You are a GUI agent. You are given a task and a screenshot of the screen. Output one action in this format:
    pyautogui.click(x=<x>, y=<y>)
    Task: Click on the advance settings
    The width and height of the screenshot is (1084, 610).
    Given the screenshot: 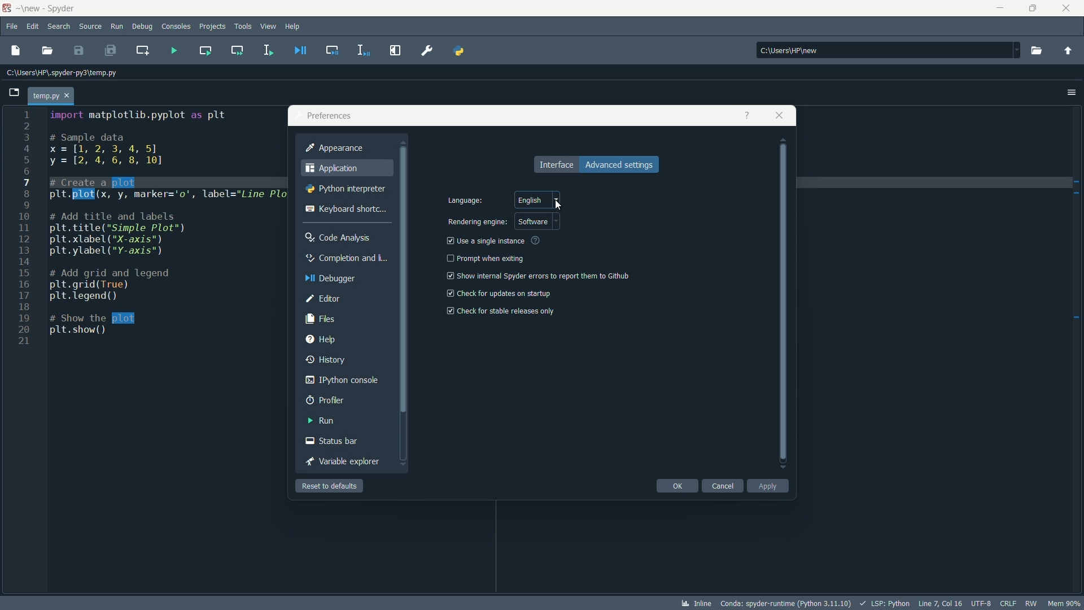 What is the action you would take?
    pyautogui.click(x=619, y=165)
    